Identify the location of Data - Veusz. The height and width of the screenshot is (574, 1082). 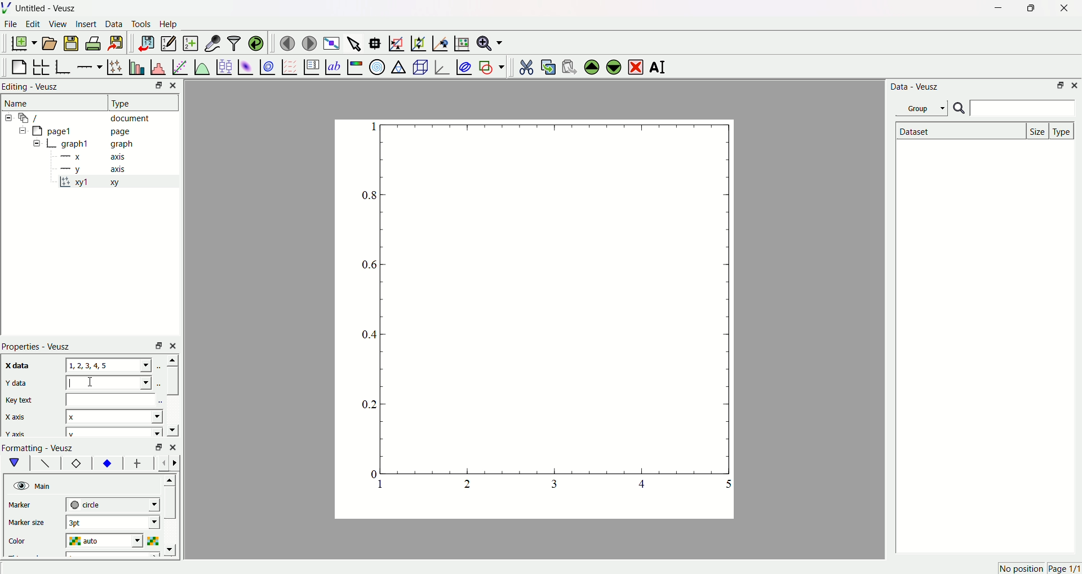
(916, 87).